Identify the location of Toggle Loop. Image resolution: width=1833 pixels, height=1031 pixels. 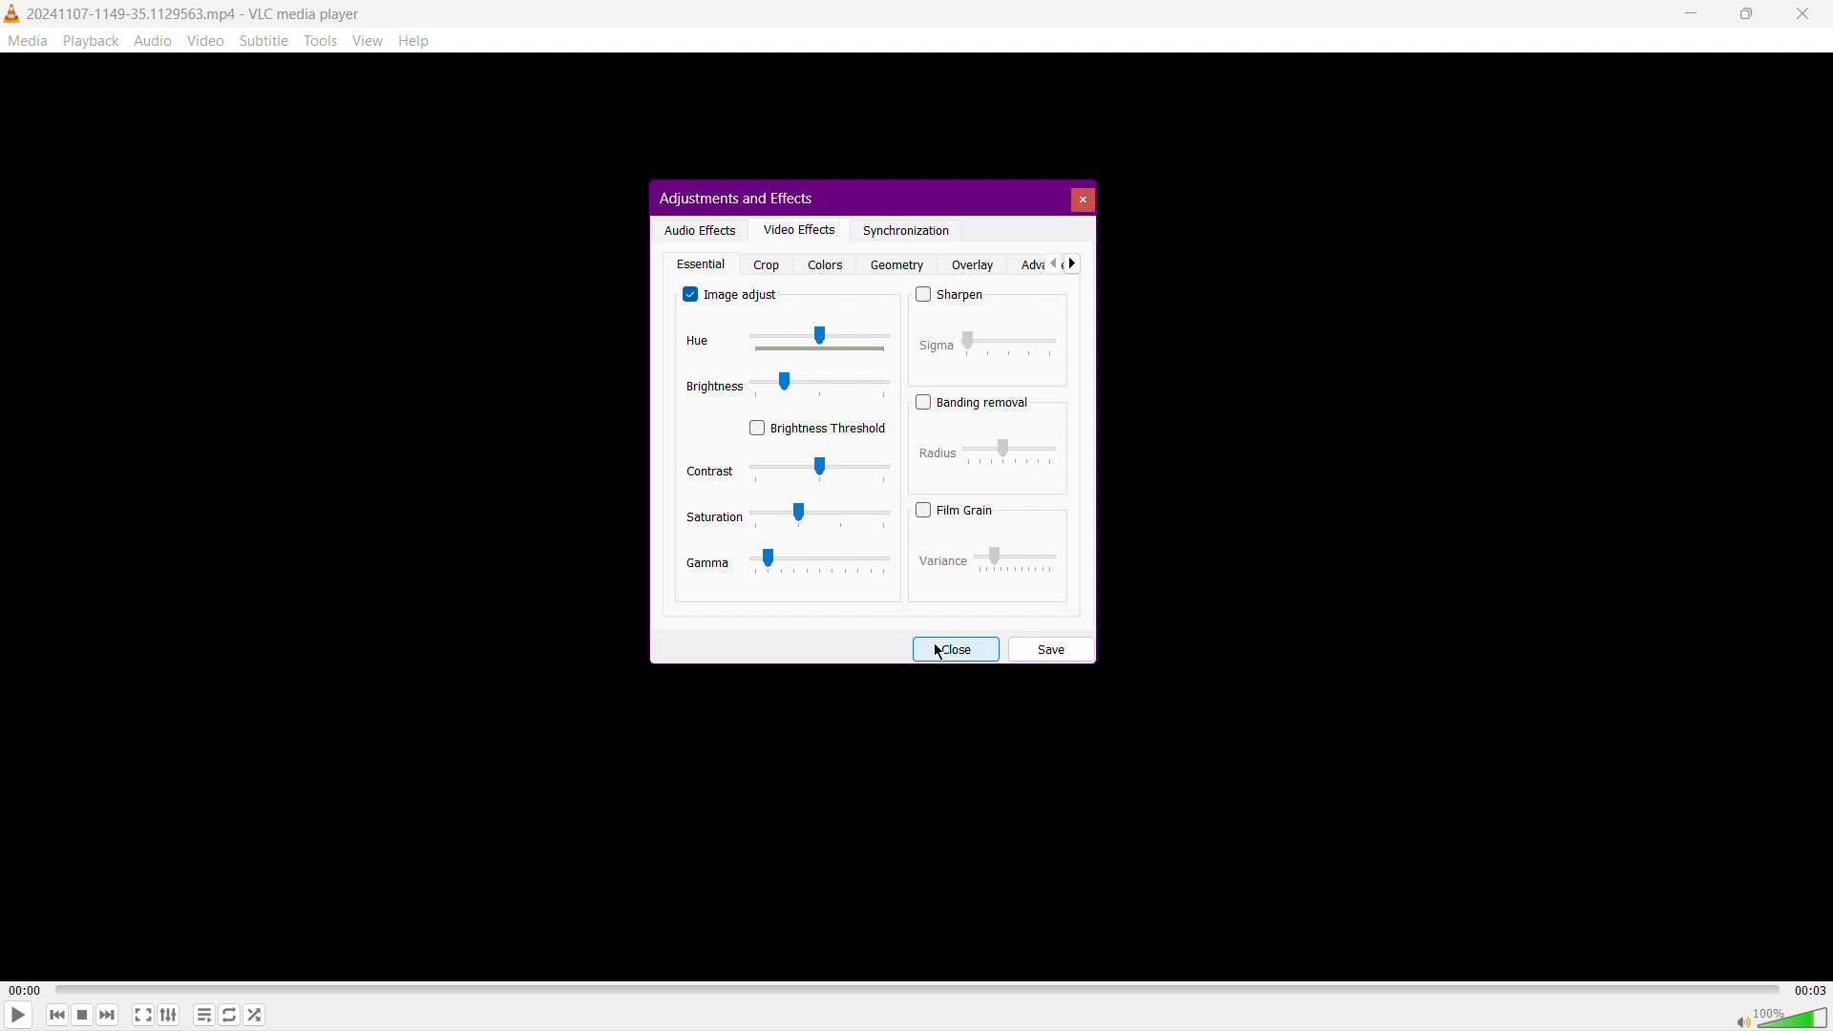
(229, 1016).